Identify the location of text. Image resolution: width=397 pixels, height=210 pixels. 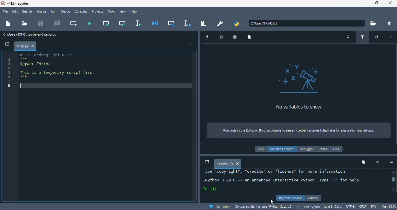
(289, 181).